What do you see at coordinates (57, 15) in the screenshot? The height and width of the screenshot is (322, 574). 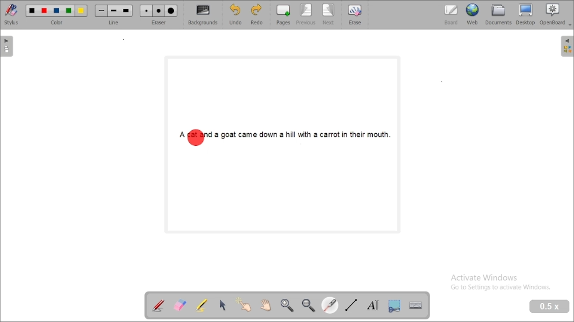 I see `color` at bounding box center [57, 15].